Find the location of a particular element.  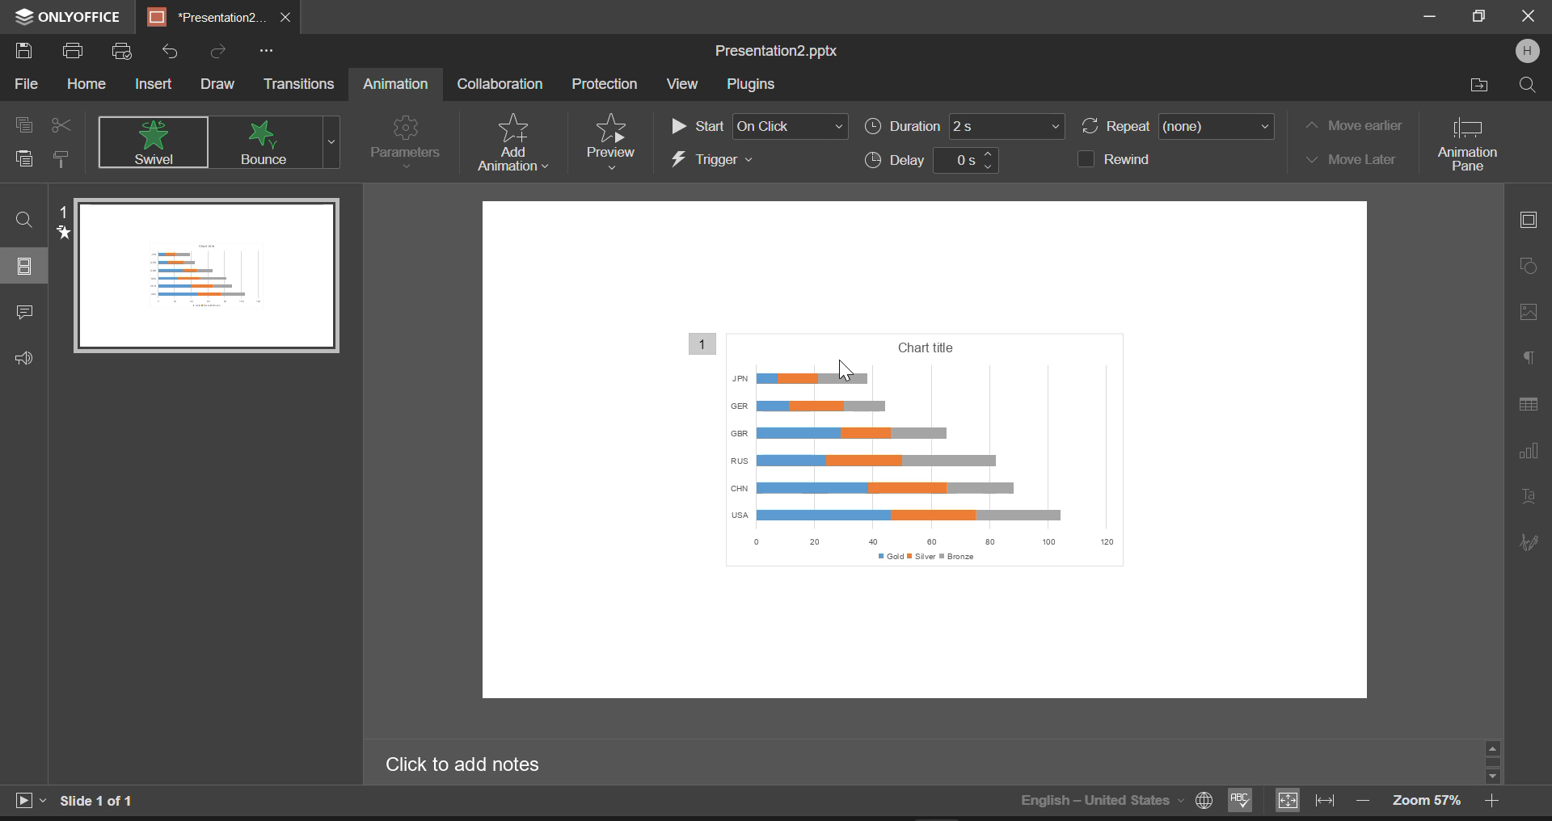

Search is located at coordinates (1526, 84).